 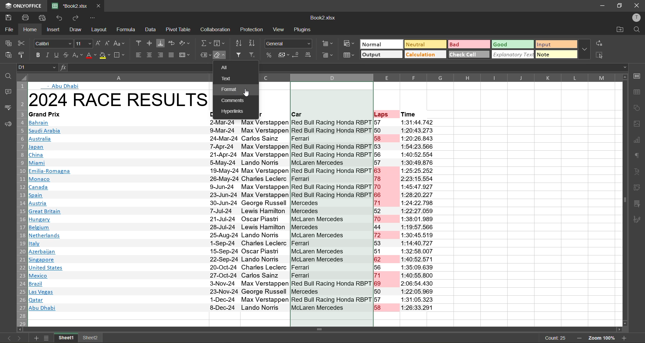 What do you see at coordinates (625, 339) in the screenshot?
I see `zoom in` at bounding box center [625, 339].